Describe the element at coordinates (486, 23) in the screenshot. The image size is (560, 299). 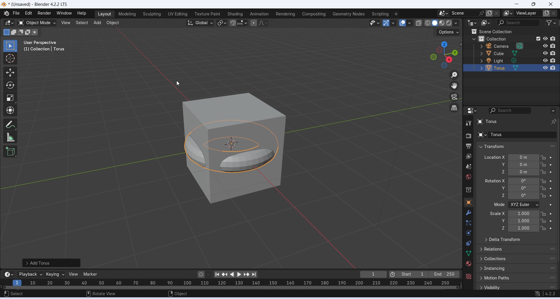
I see `Display mode` at that location.